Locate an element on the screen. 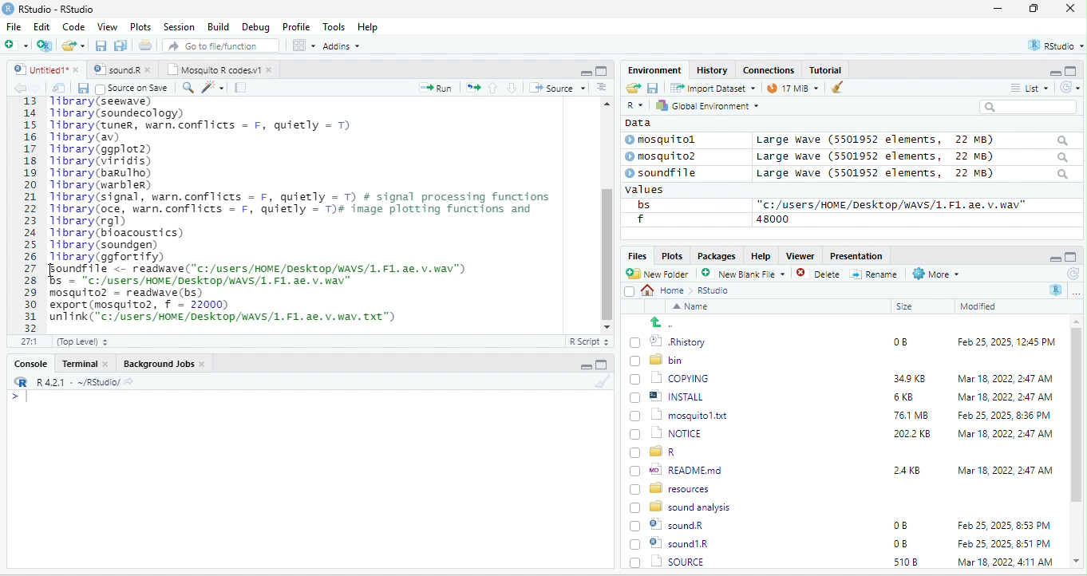 The image size is (1087, 576). syntax is located at coordinates (16, 399).